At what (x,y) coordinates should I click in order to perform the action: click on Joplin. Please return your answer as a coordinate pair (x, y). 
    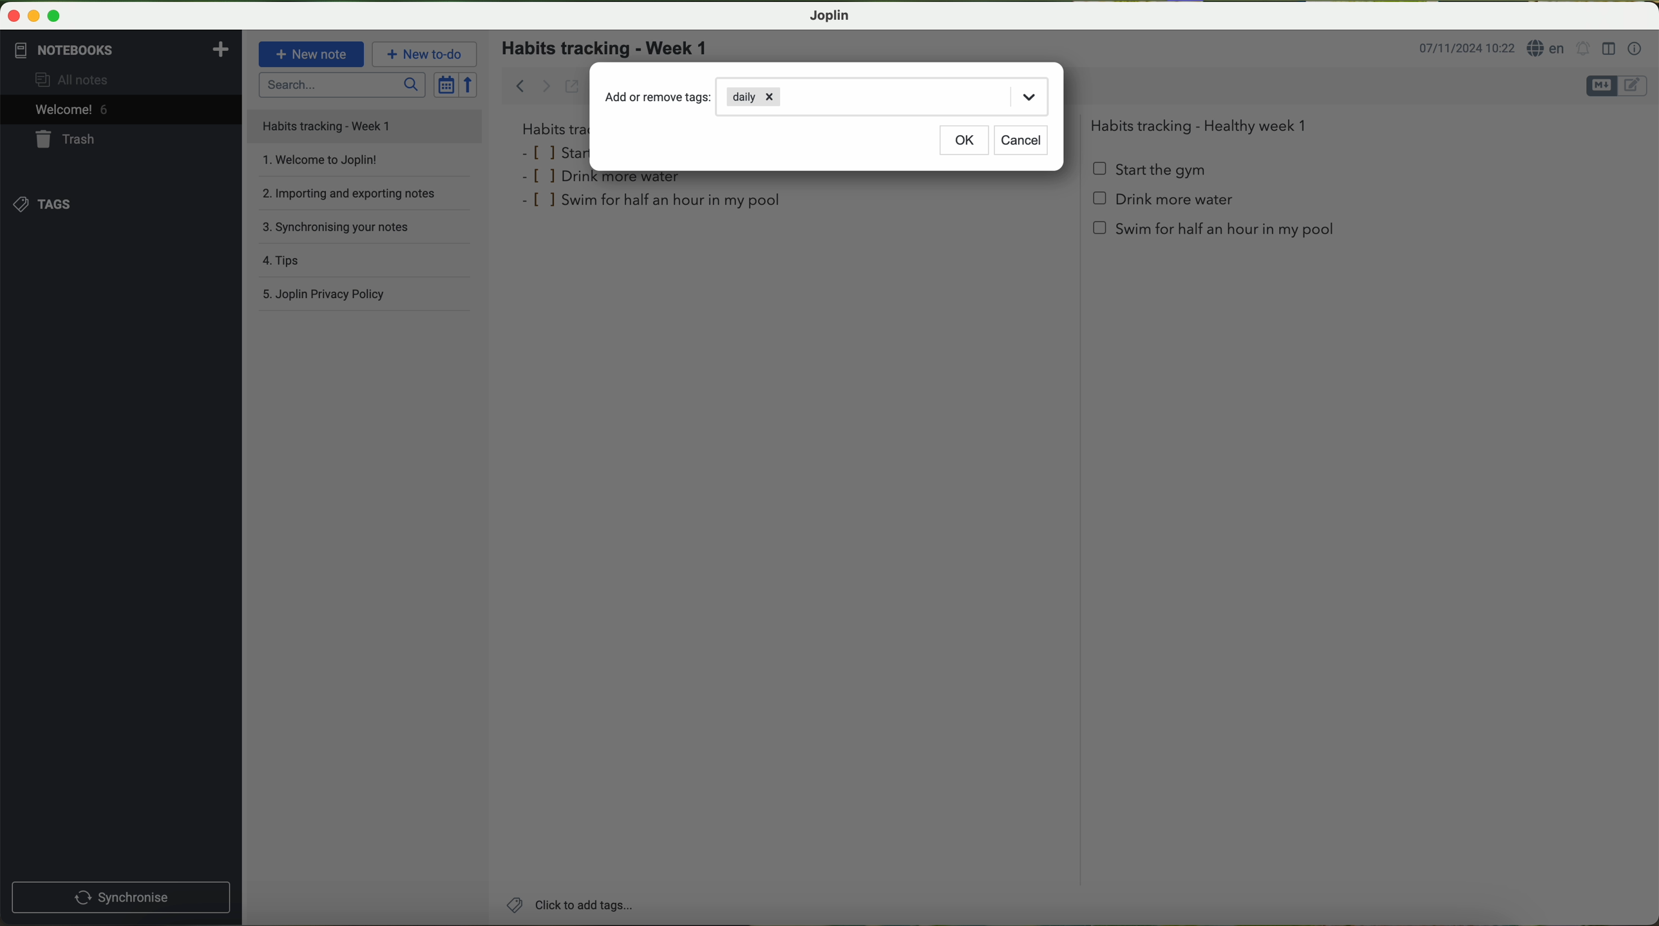
    Looking at the image, I should click on (828, 16).